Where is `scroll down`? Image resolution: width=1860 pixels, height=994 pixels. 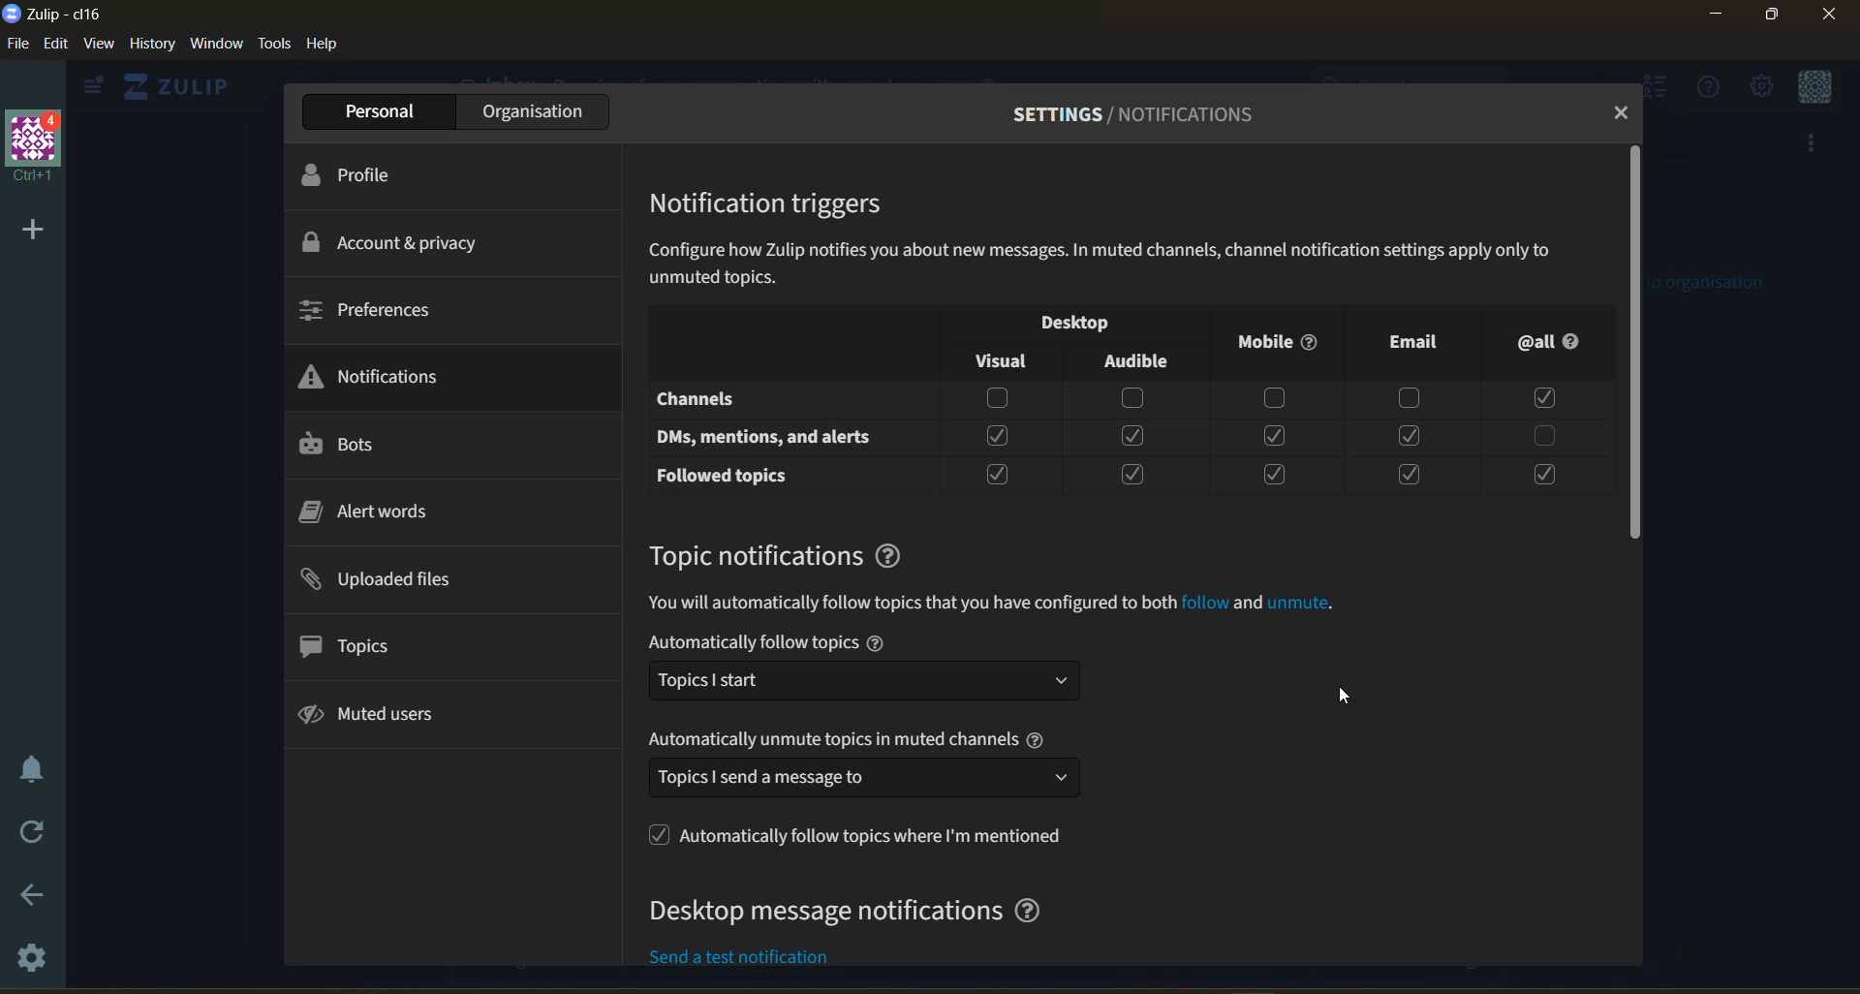 scroll down is located at coordinates (1636, 360).